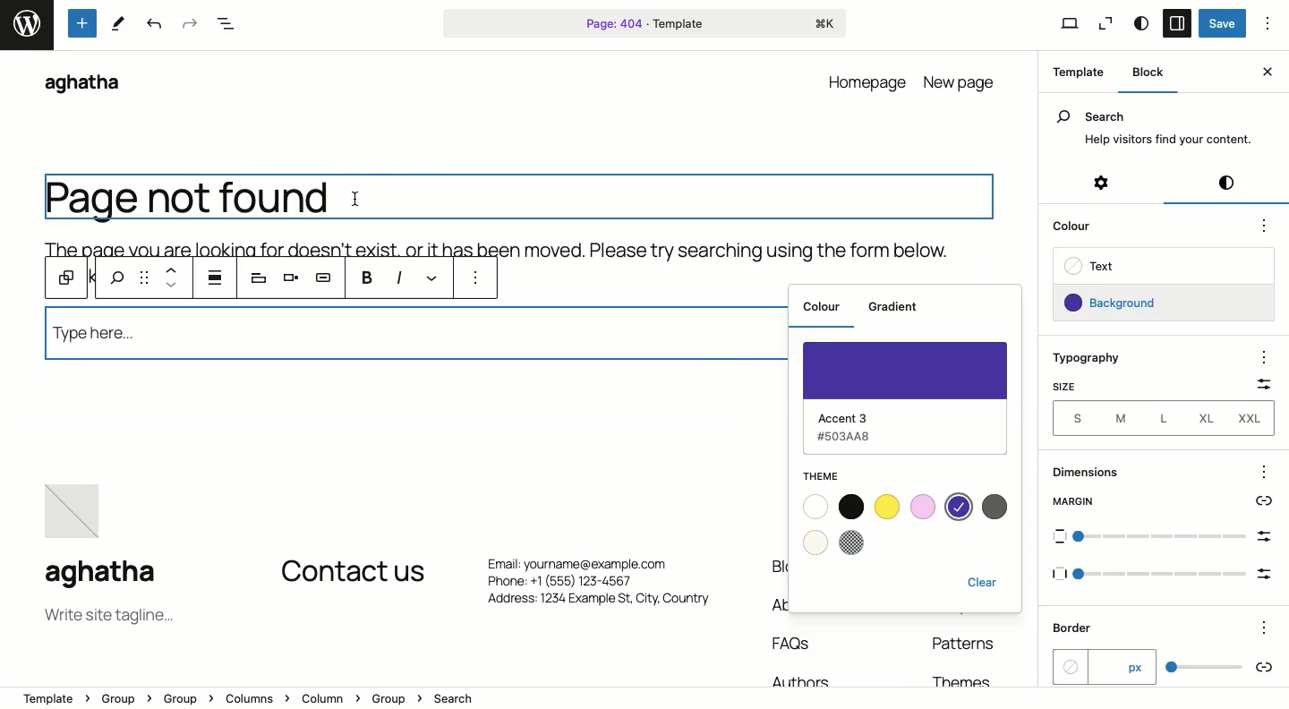 This screenshot has height=709, width=1289. I want to click on XL, so click(1208, 417).